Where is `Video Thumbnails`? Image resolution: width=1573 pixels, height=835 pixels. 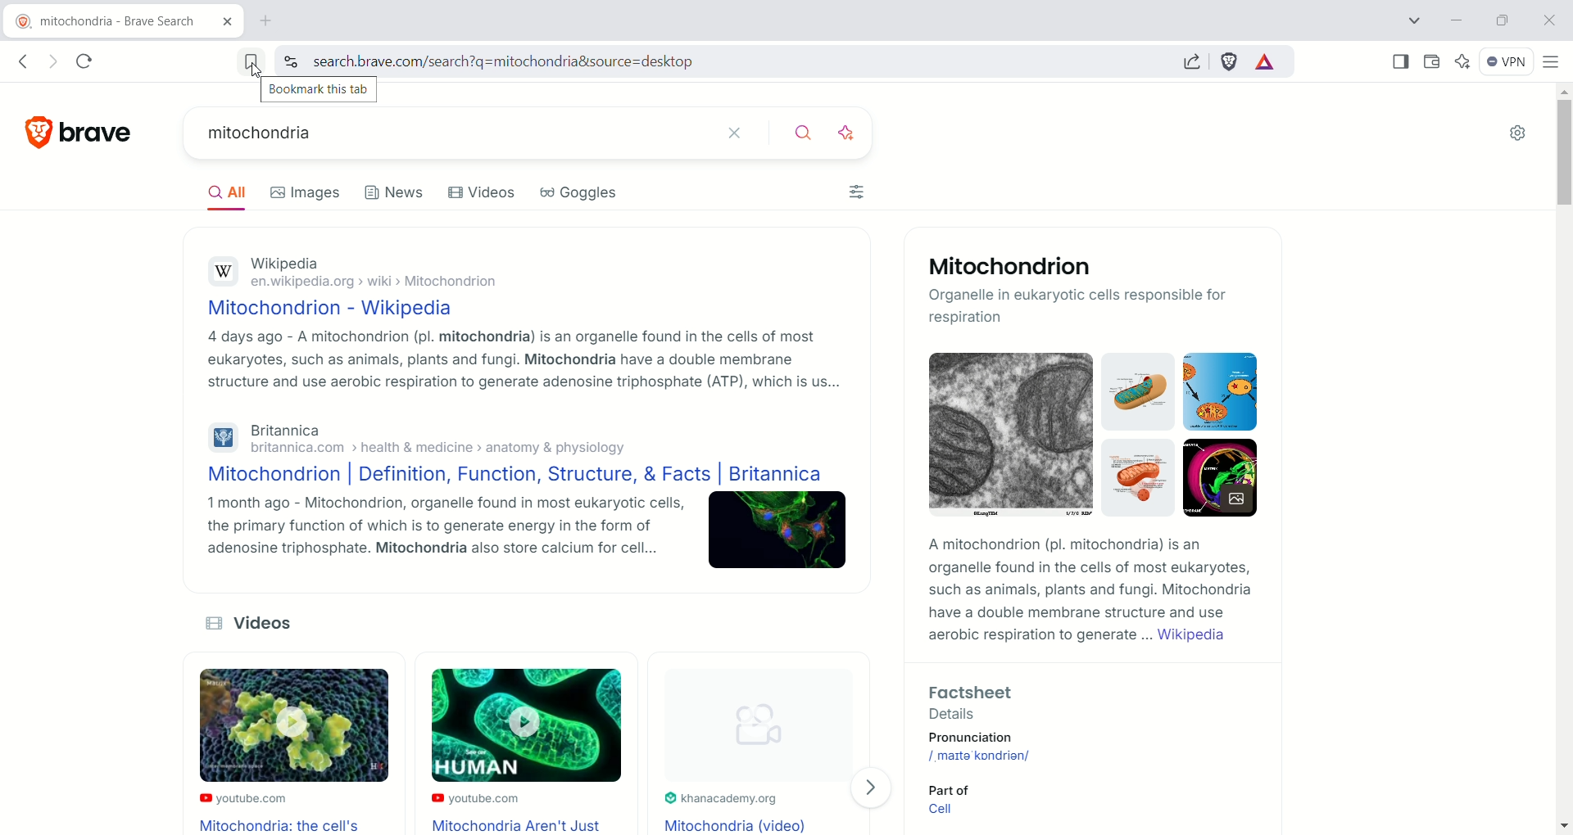 Video Thumbnails is located at coordinates (508, 729).